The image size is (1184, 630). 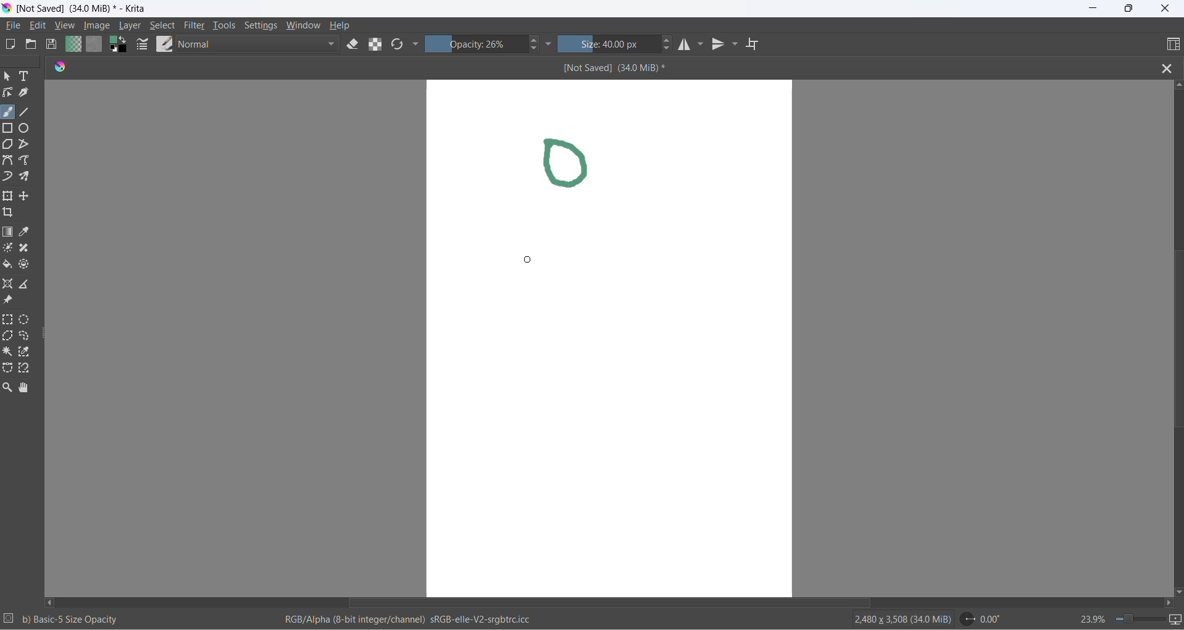 What do you see at coordinates (66, 25) in the screenshot?
I see `view` at bounding box center [66, 25].